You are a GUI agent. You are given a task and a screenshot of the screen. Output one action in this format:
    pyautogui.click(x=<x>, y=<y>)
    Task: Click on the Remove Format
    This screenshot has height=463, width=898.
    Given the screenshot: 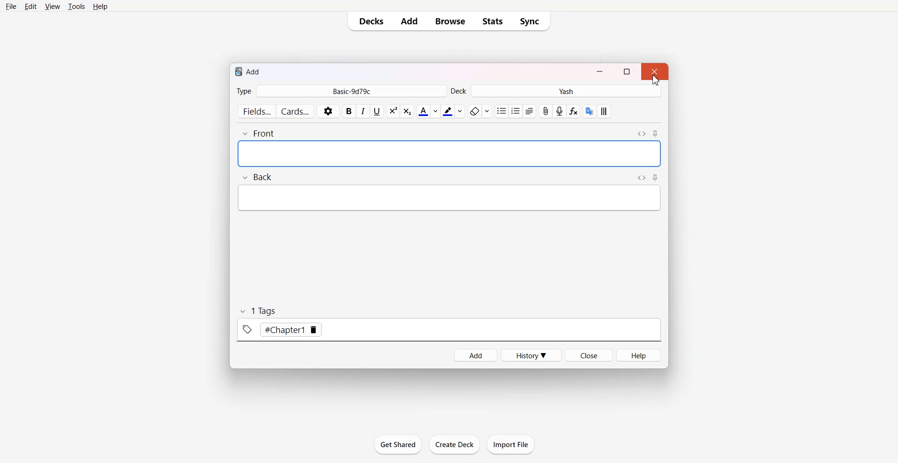 What is the action you would take?
    pyautogui.click(x=479, y=111)
    